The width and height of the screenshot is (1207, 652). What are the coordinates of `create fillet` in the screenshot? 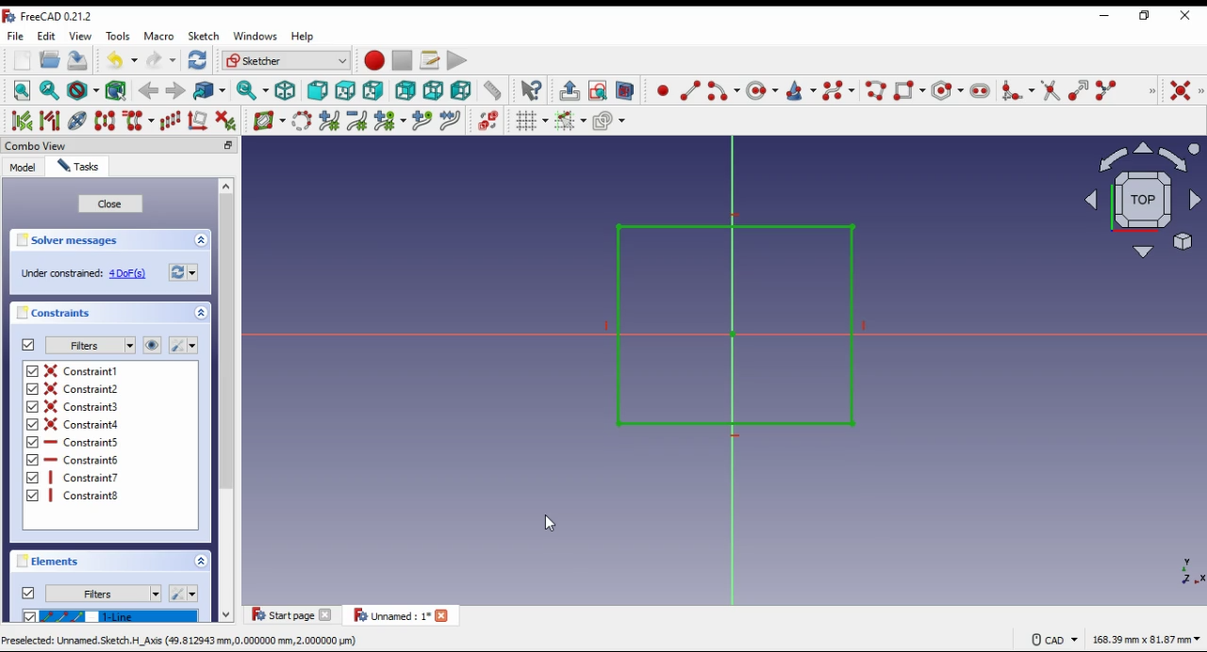 It's located at (1017, 90).